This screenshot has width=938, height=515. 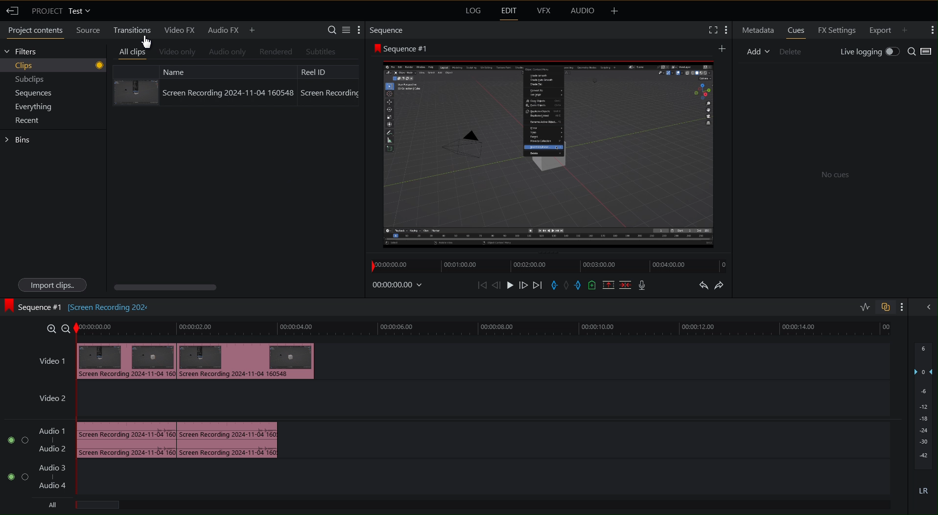 What do you see at coordinates (26, 51) in the screenshot?
I see `Filters` at bounding box center [26, 51].